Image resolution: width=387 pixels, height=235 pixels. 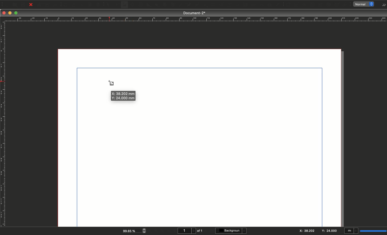 I want to click on mI, so click(x=351, y=231).